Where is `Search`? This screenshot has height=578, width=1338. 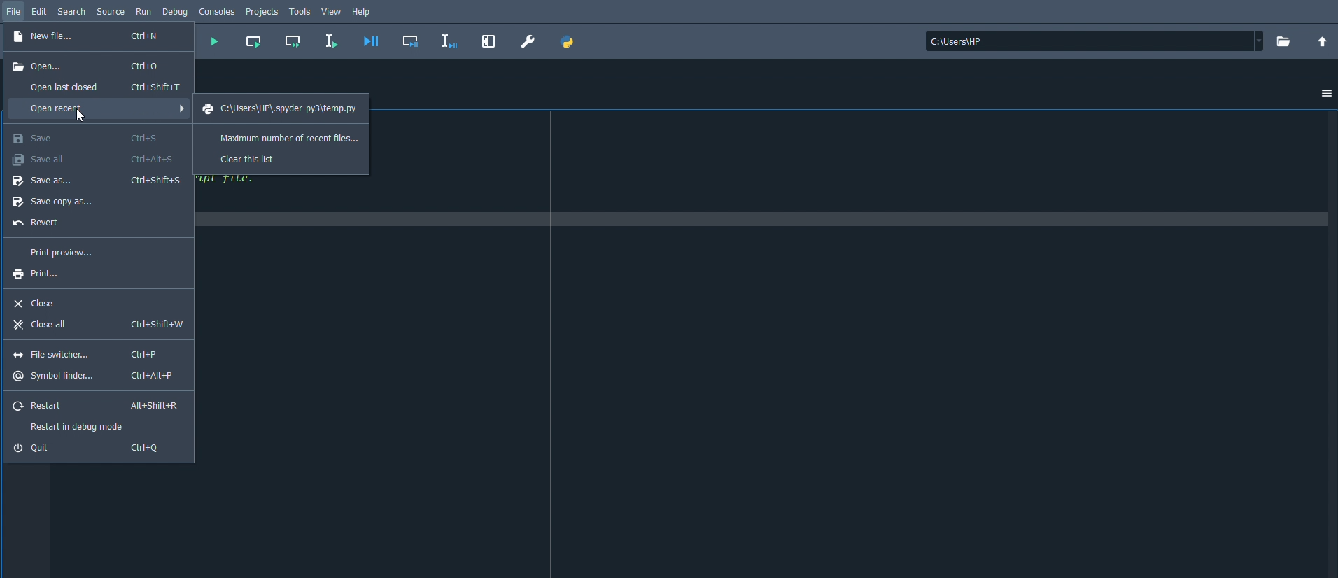 Search is located at coordinates (71, 10).